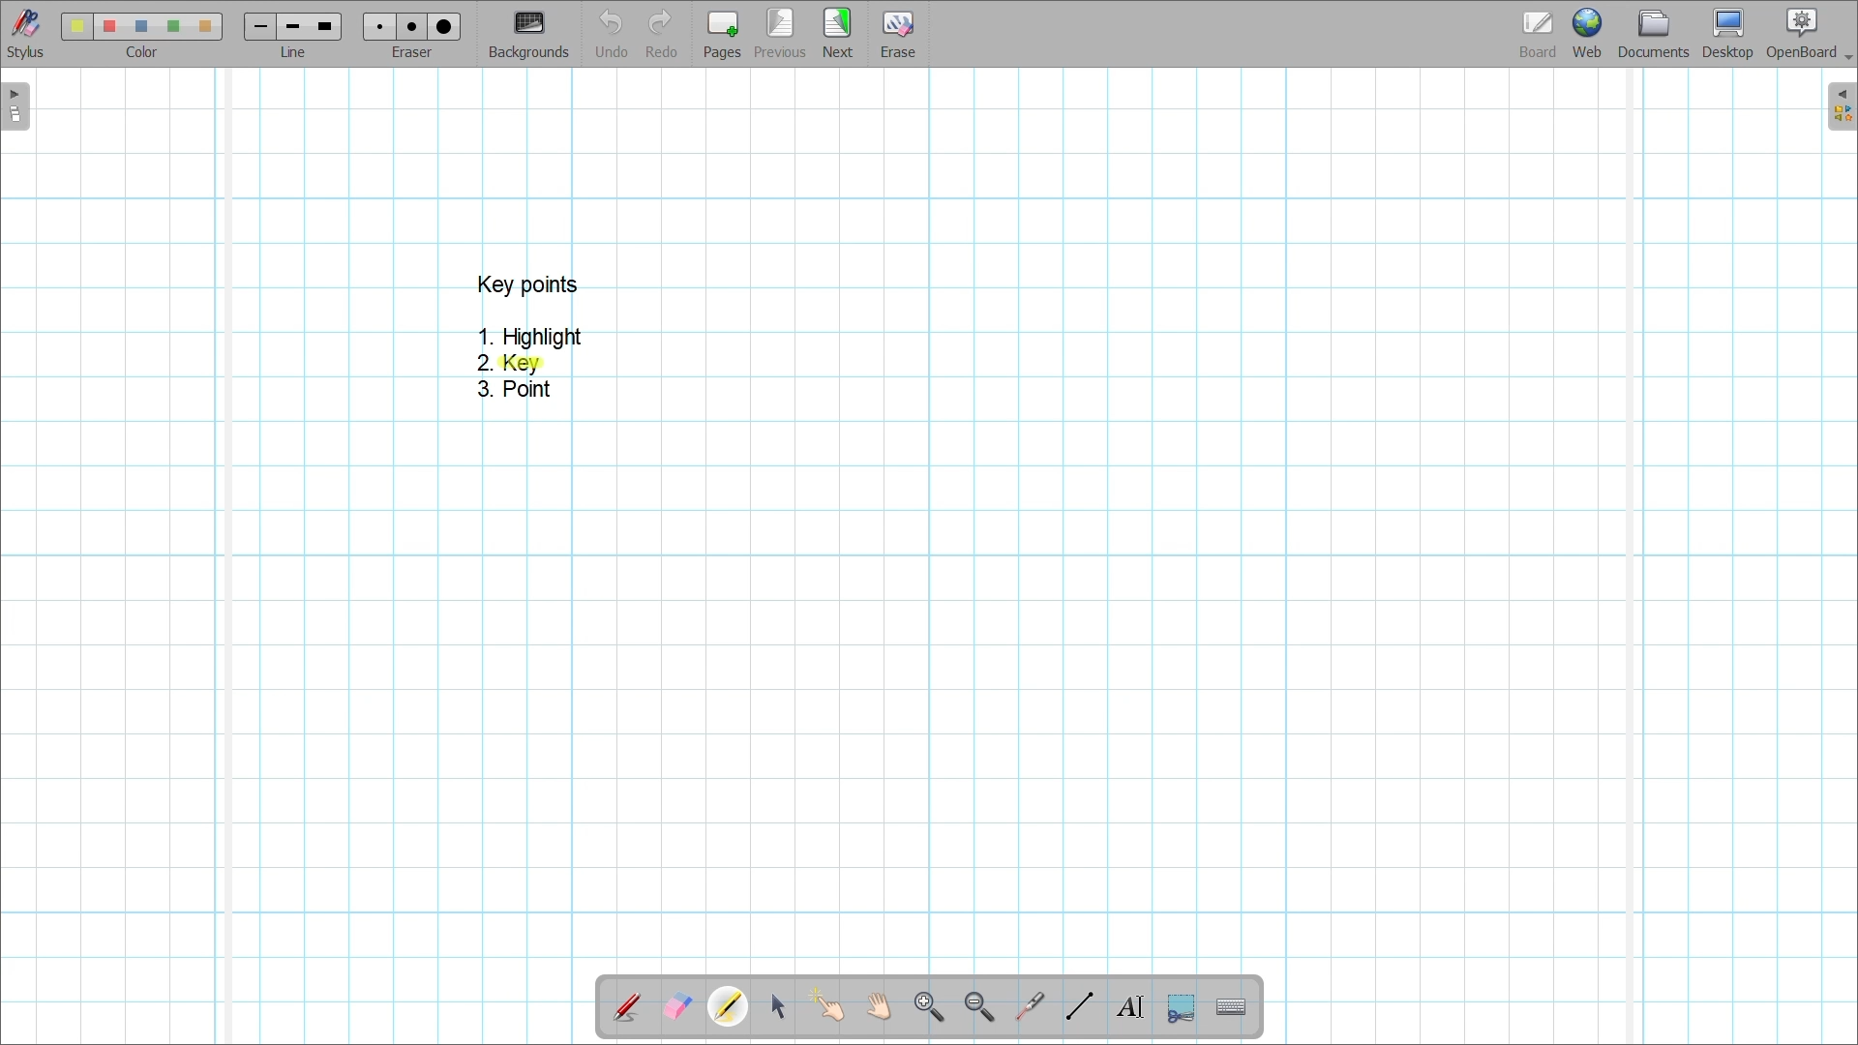 The height and width of the screenshot is (1045, 1858). Describe the element at coordinates (728, 1006) in the screenshot. I see `Highlighter` at that location.